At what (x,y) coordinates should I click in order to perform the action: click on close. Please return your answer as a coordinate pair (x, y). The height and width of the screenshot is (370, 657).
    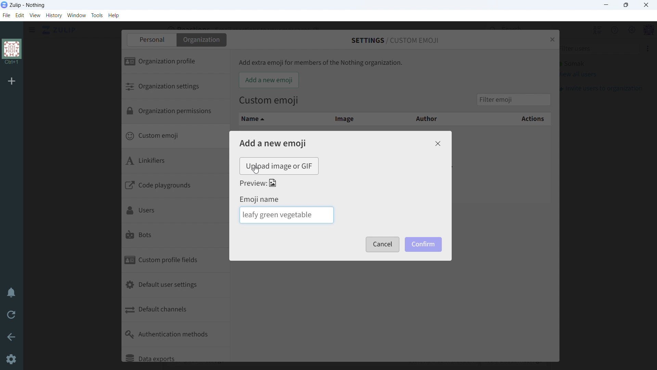
    Looking at the image, I should click on (646, 5).